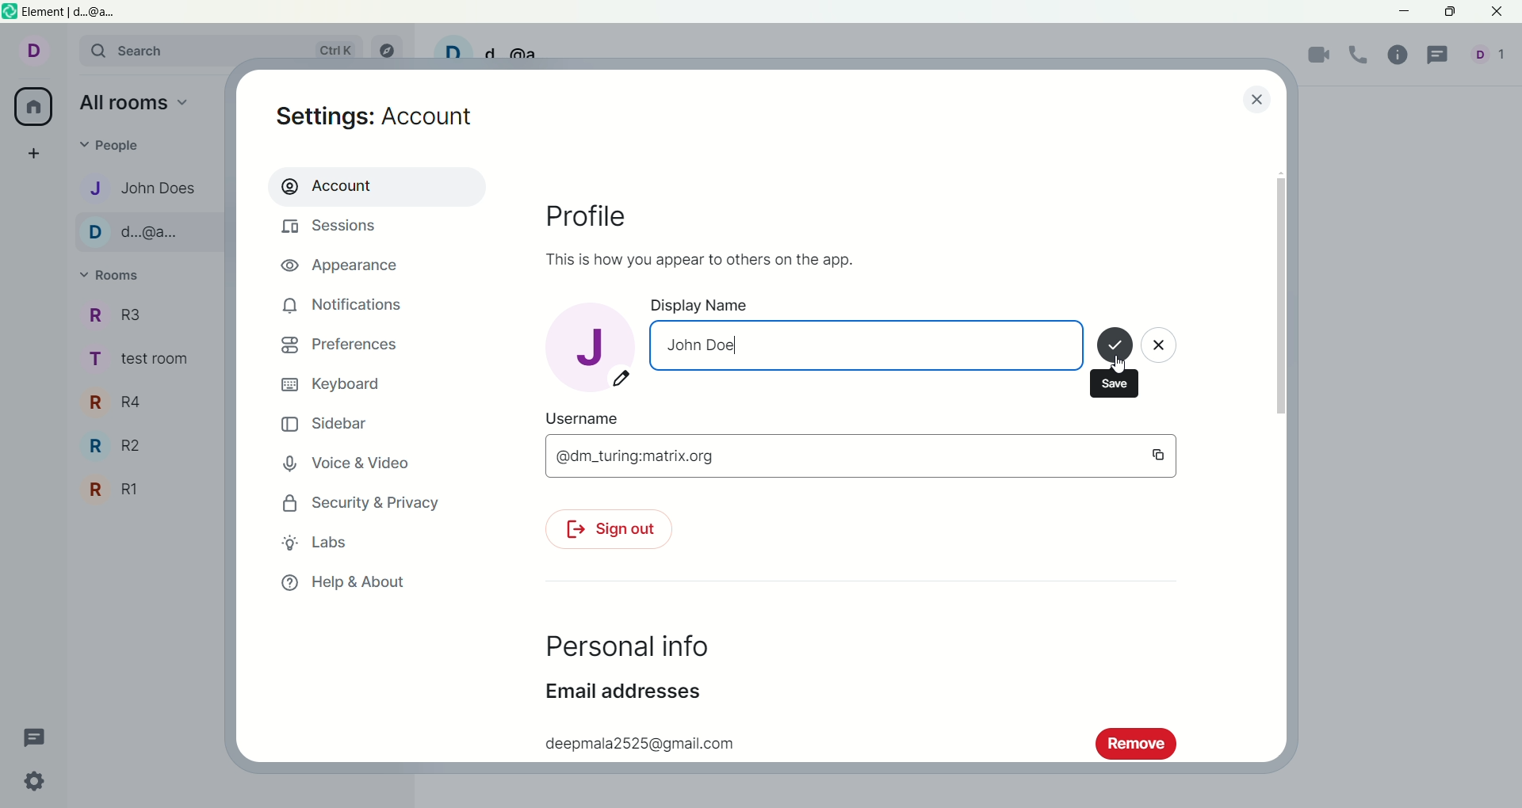 The width and height of the screenshot is (1522, 808). What do you see at coordinates (327, 426) in the screenshot?
I see `sidebar` at bounding box center [327, 426].